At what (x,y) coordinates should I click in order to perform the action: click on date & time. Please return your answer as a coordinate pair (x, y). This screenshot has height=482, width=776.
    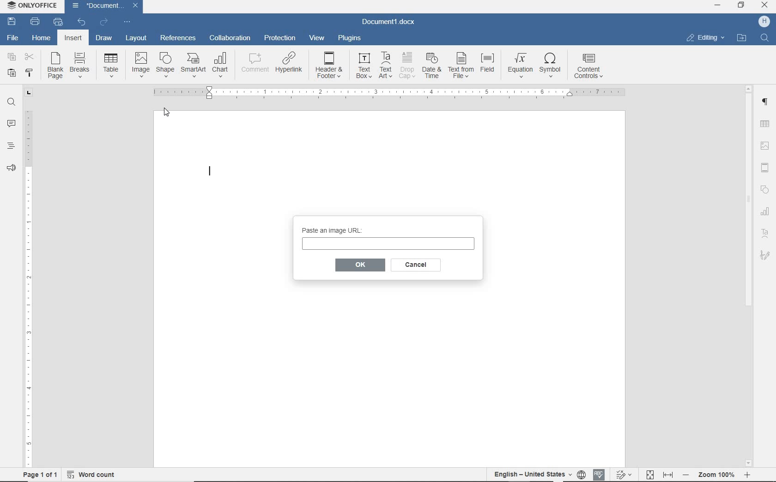
    Looking at the image, I should click on (432, 64).